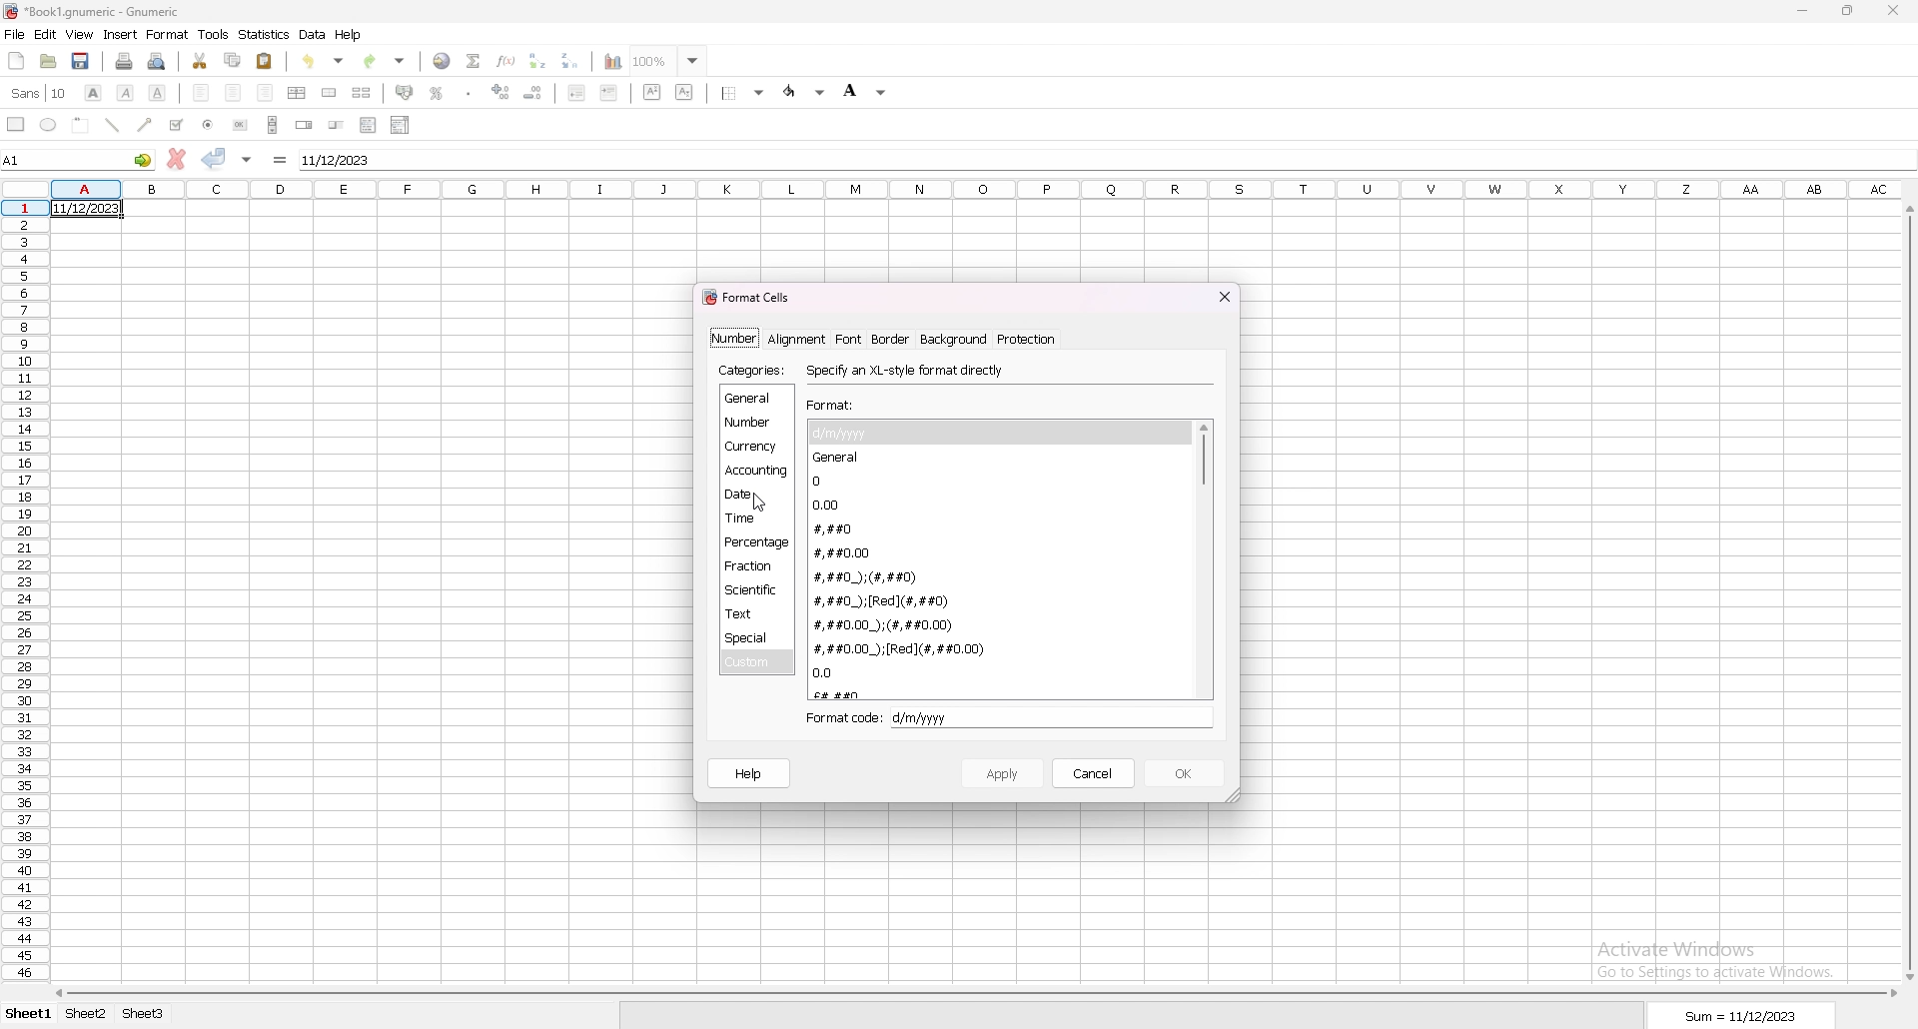 This screenshot has height=1029, width=1918. Describe the element at coordinates (805, 92) in the screenshot. I see `foreground` at that location.